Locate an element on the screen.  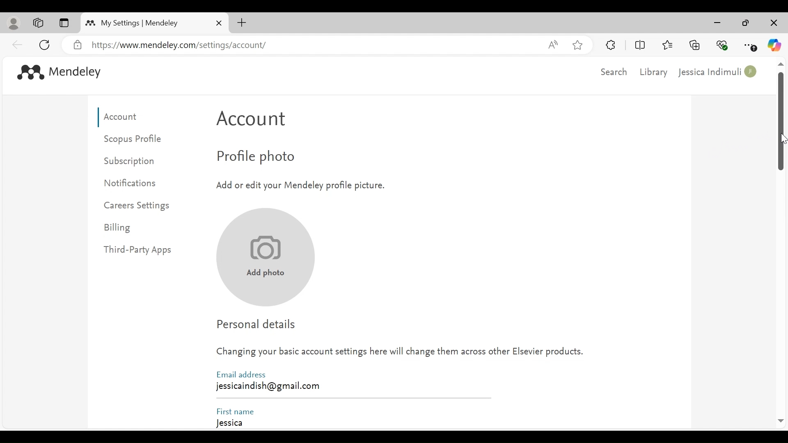
jessicaindish@gmail.com is located at coordinates (268, 386).